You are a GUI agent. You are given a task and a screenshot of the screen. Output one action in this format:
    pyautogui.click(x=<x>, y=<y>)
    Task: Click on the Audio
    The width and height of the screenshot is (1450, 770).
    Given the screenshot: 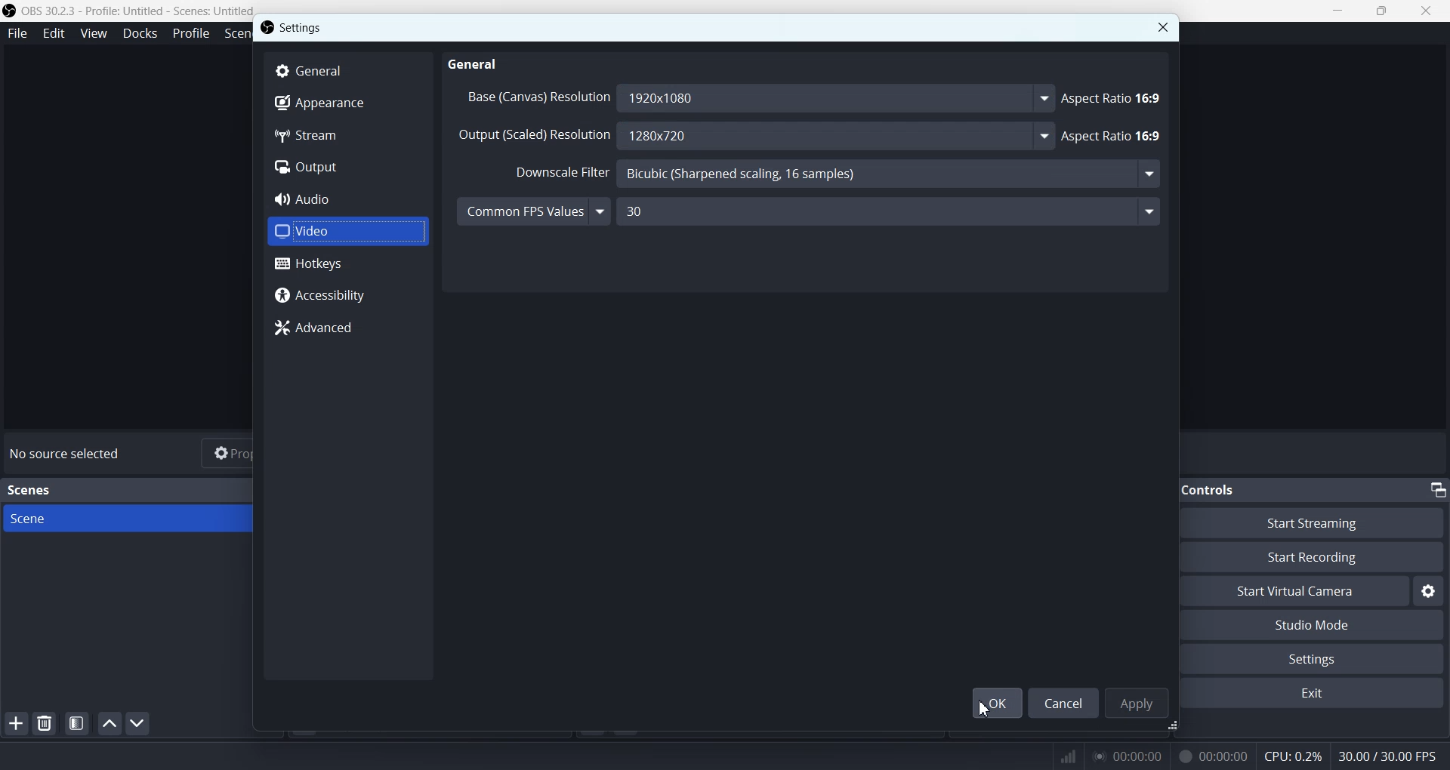 What is the action you would take?
    pyautogui.click(x=347, y=199)
    